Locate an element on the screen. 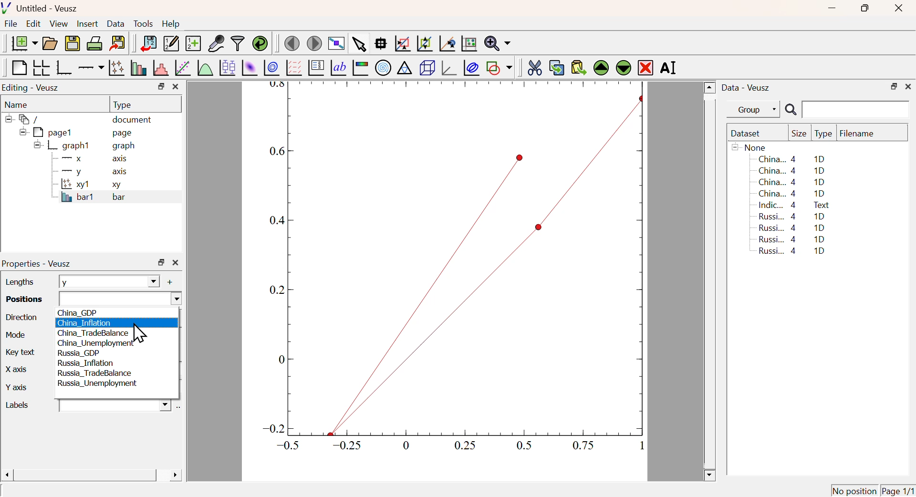  Filter Data is located at coordinates (238, 42).